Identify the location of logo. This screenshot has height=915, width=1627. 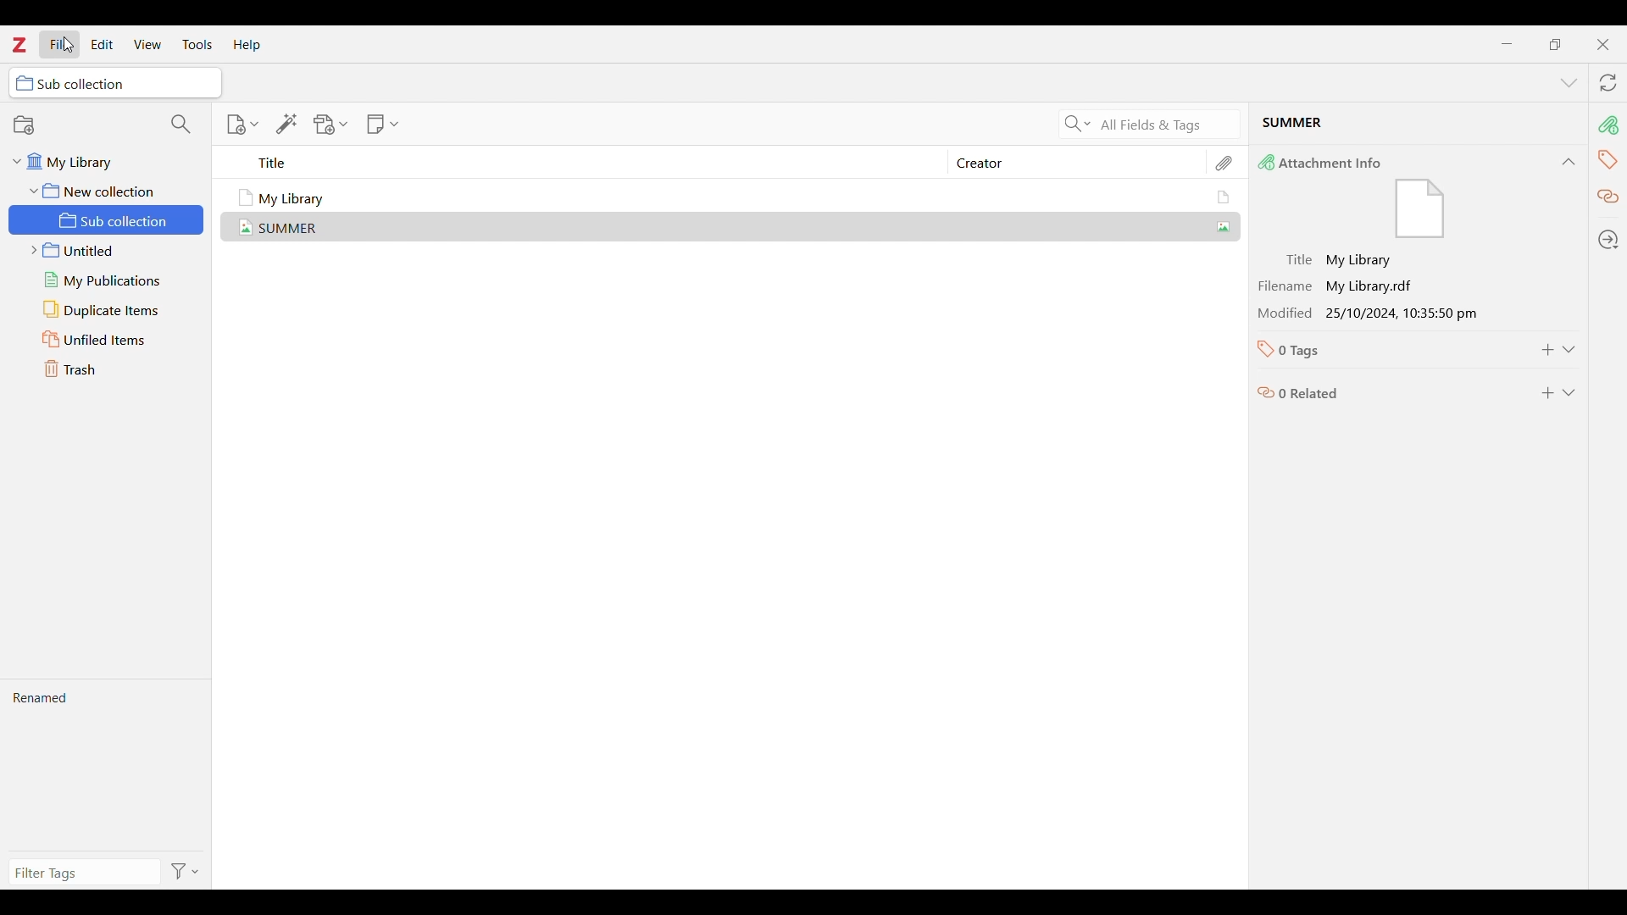
(19, 44).